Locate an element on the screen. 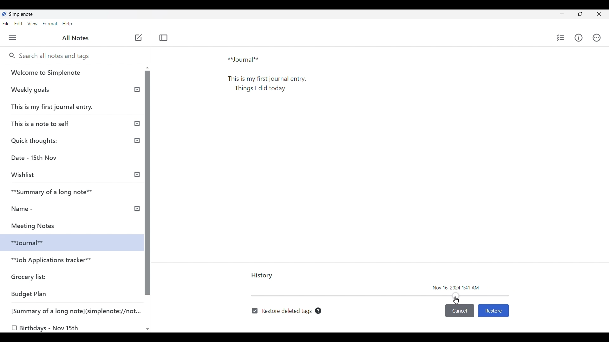 Image resolution: width=609 pixels, height=342 pixels. Cancel inputs made is located at coordinates (460, 311).